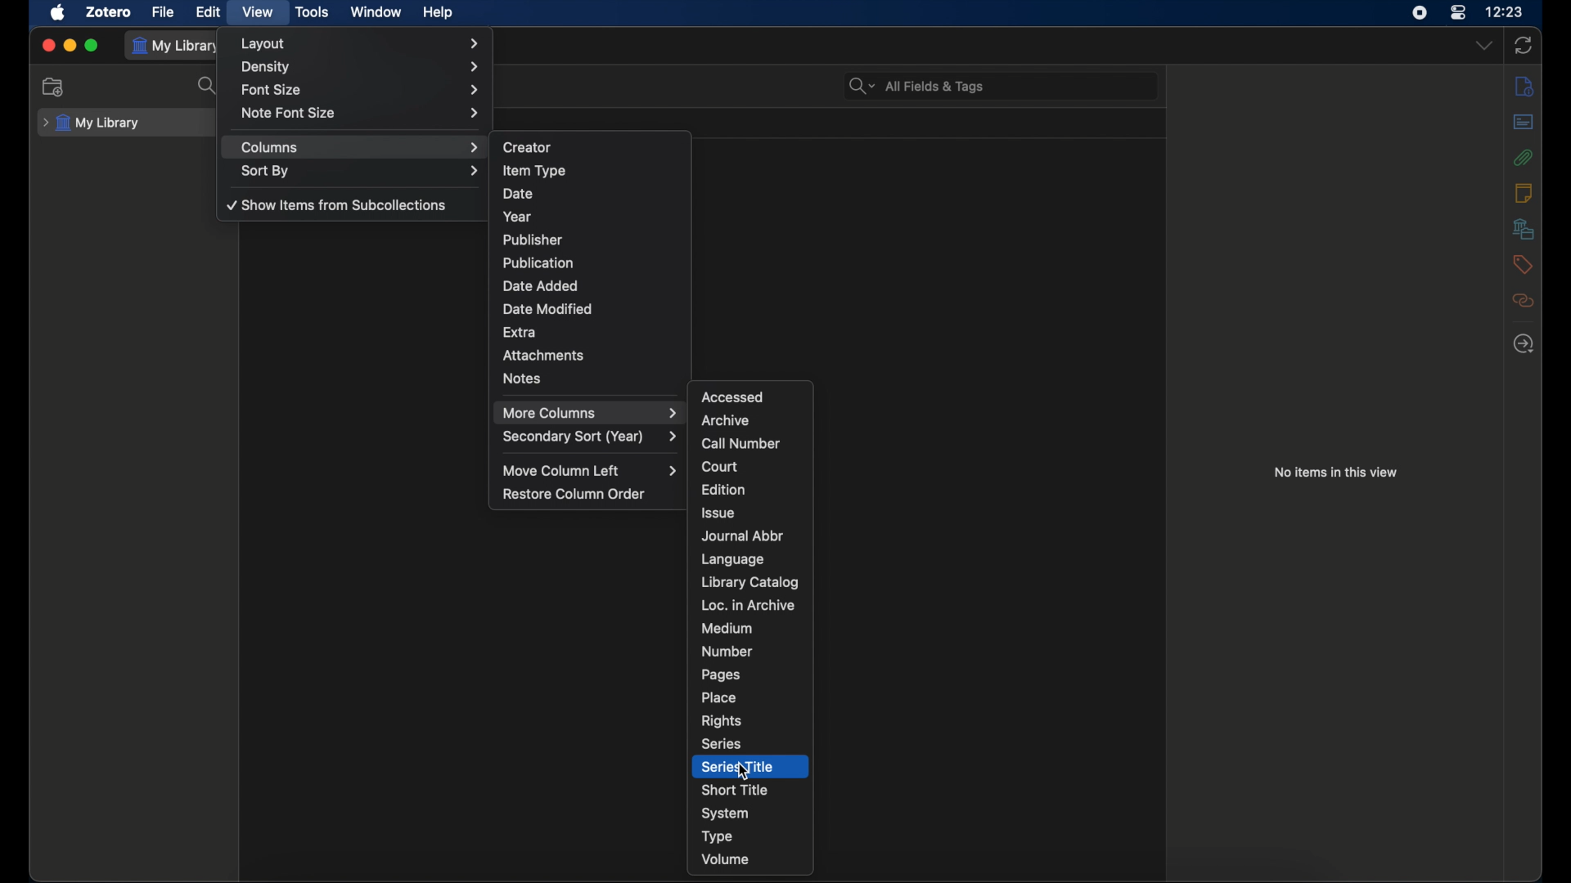  I want to click on volume, so click(727, 859).